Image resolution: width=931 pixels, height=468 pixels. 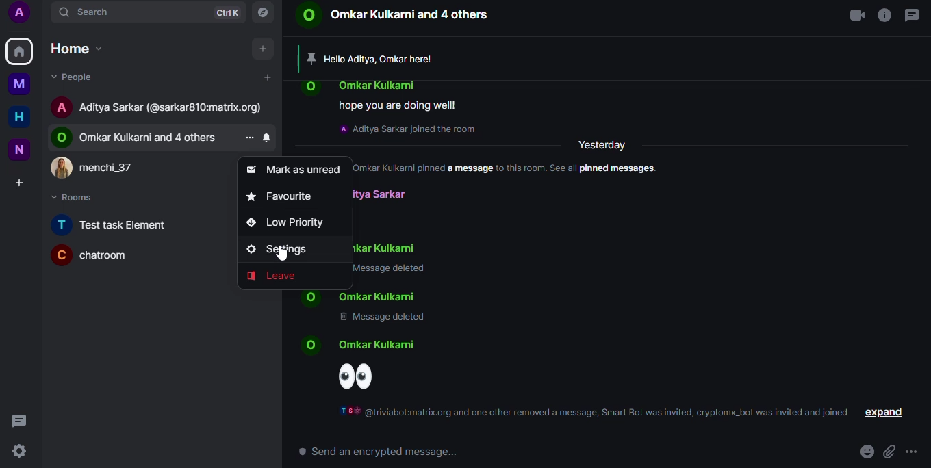 What do you see at coordinates (913, 15) in the screenshot?
I see `message` at bounding box center [913, 15].